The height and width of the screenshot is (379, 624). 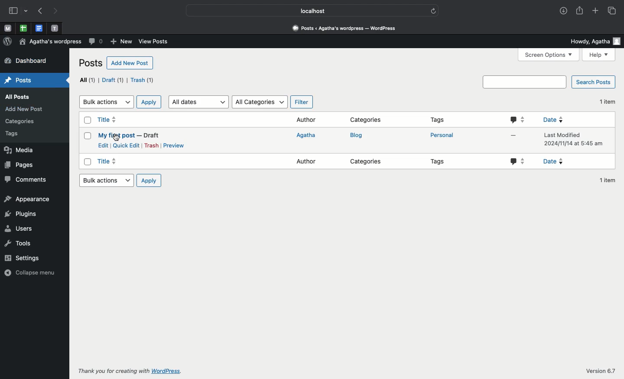 I want to click on Title, so click(x=107, y=120).